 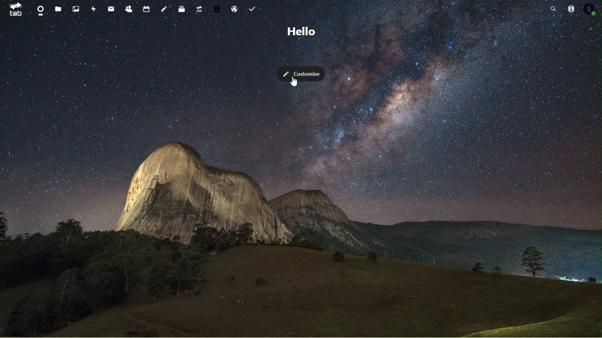 I want to click on tab, so click(x=16, y=10).